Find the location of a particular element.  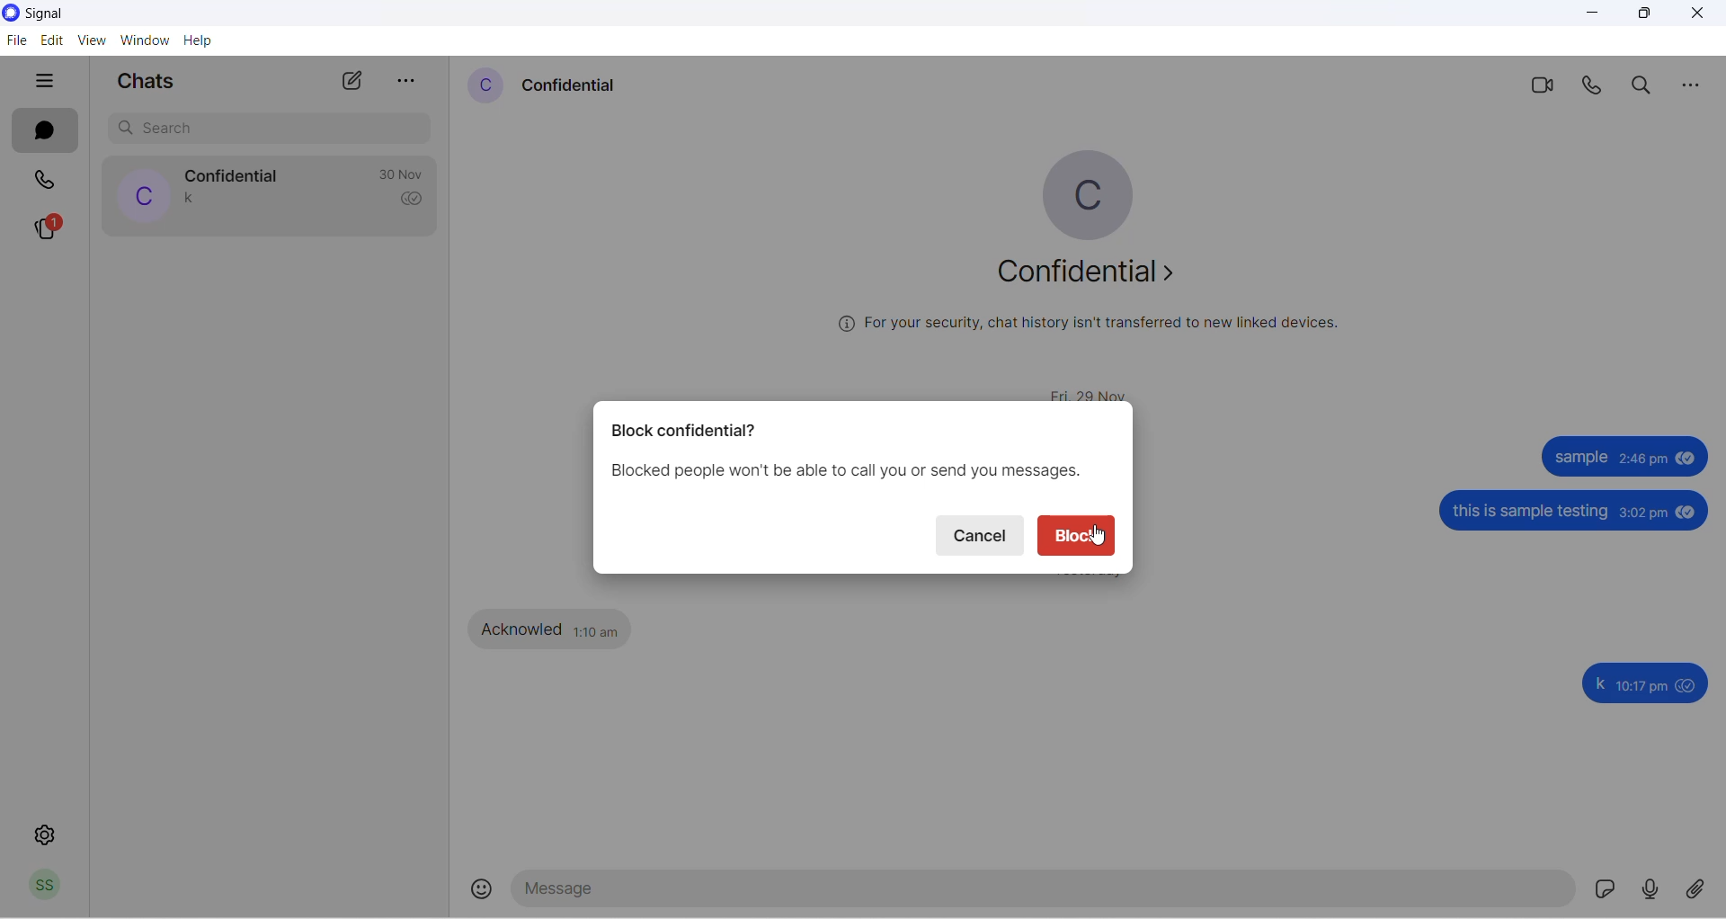

message text area is located at coordinates (1044, 891).